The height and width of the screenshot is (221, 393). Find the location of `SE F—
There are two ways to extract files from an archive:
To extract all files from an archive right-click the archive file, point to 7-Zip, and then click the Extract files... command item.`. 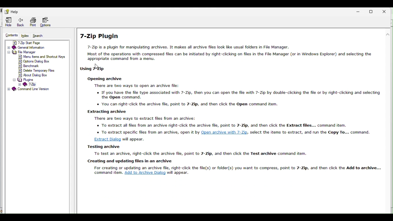

SE F—
There are two ways to extract files from an archive:
To extract all files from an archive right-click the archive file, point to 7-Zip, and then click the Extract files... command item. is located at coordinates (217, 118).